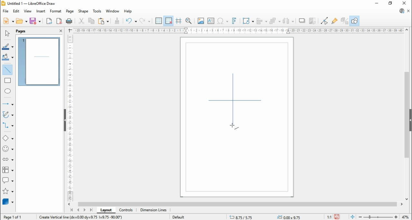  Describe the element at coordinates (8, 114) in the screenshot. I see `curves and polygons` at that location.